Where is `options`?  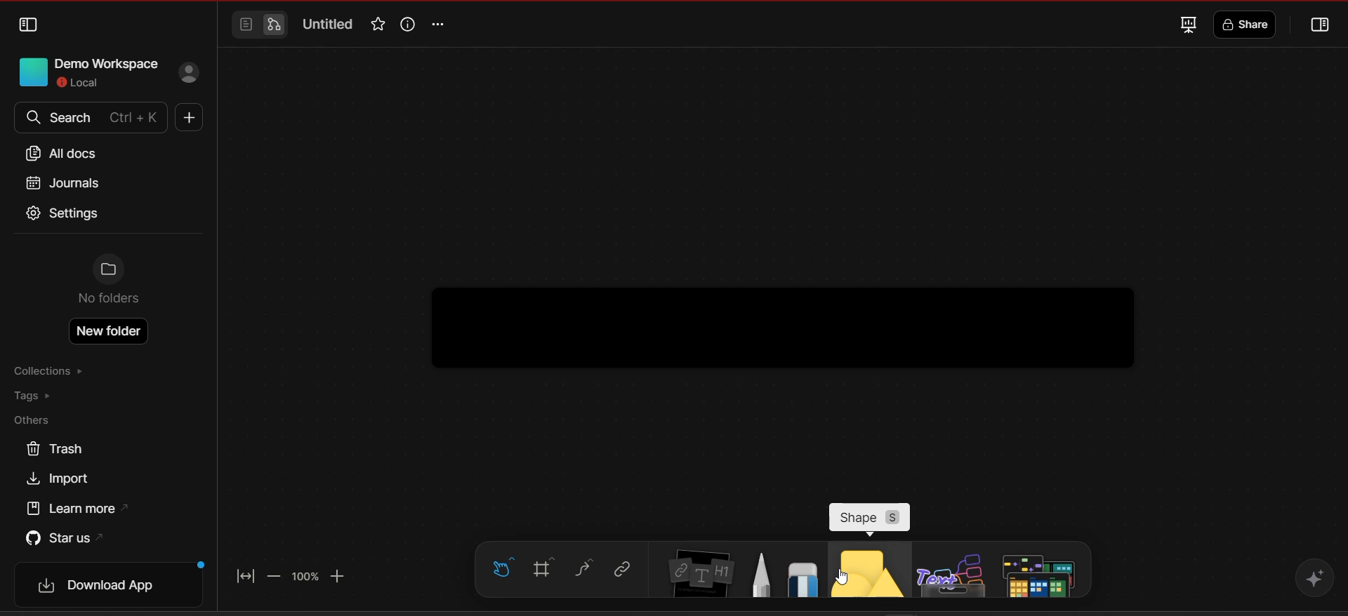
options is located at coordinates (442, 25).